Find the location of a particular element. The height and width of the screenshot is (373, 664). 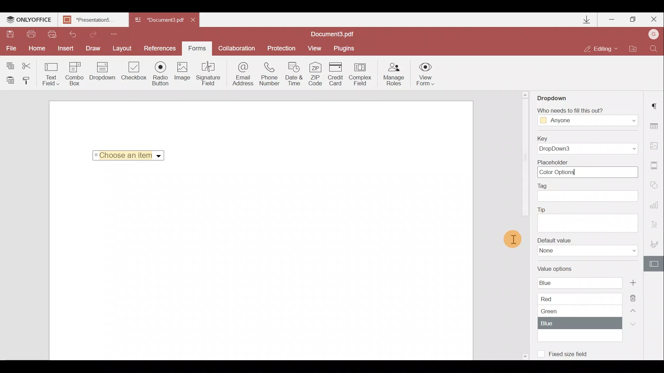

Insert is located at coordinates (67, 48).